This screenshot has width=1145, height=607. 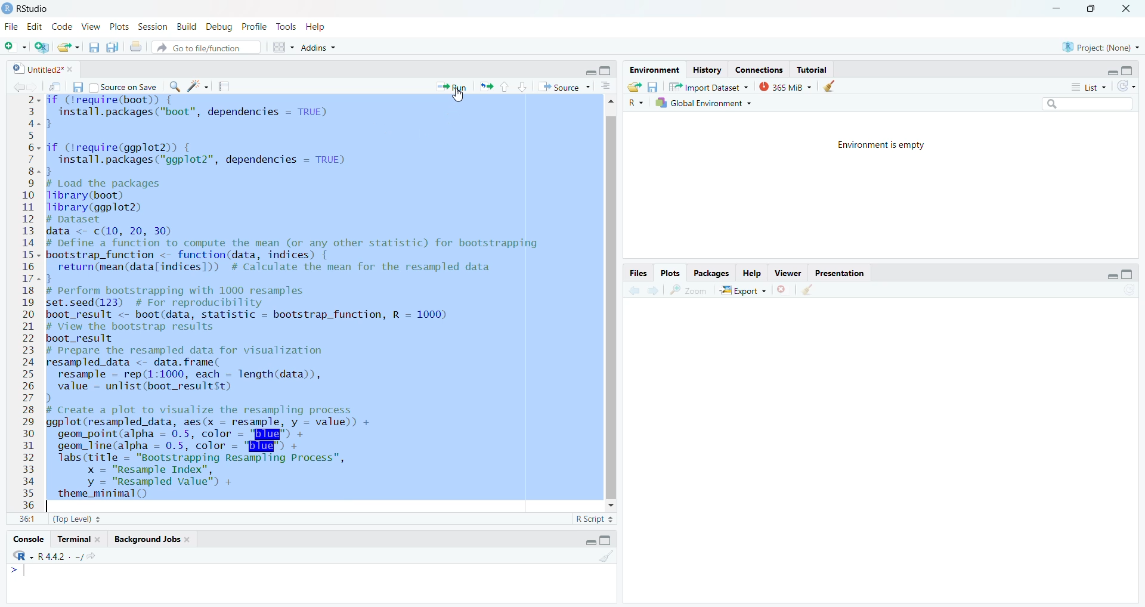 I want to click on R, so click(x=635, y=103).